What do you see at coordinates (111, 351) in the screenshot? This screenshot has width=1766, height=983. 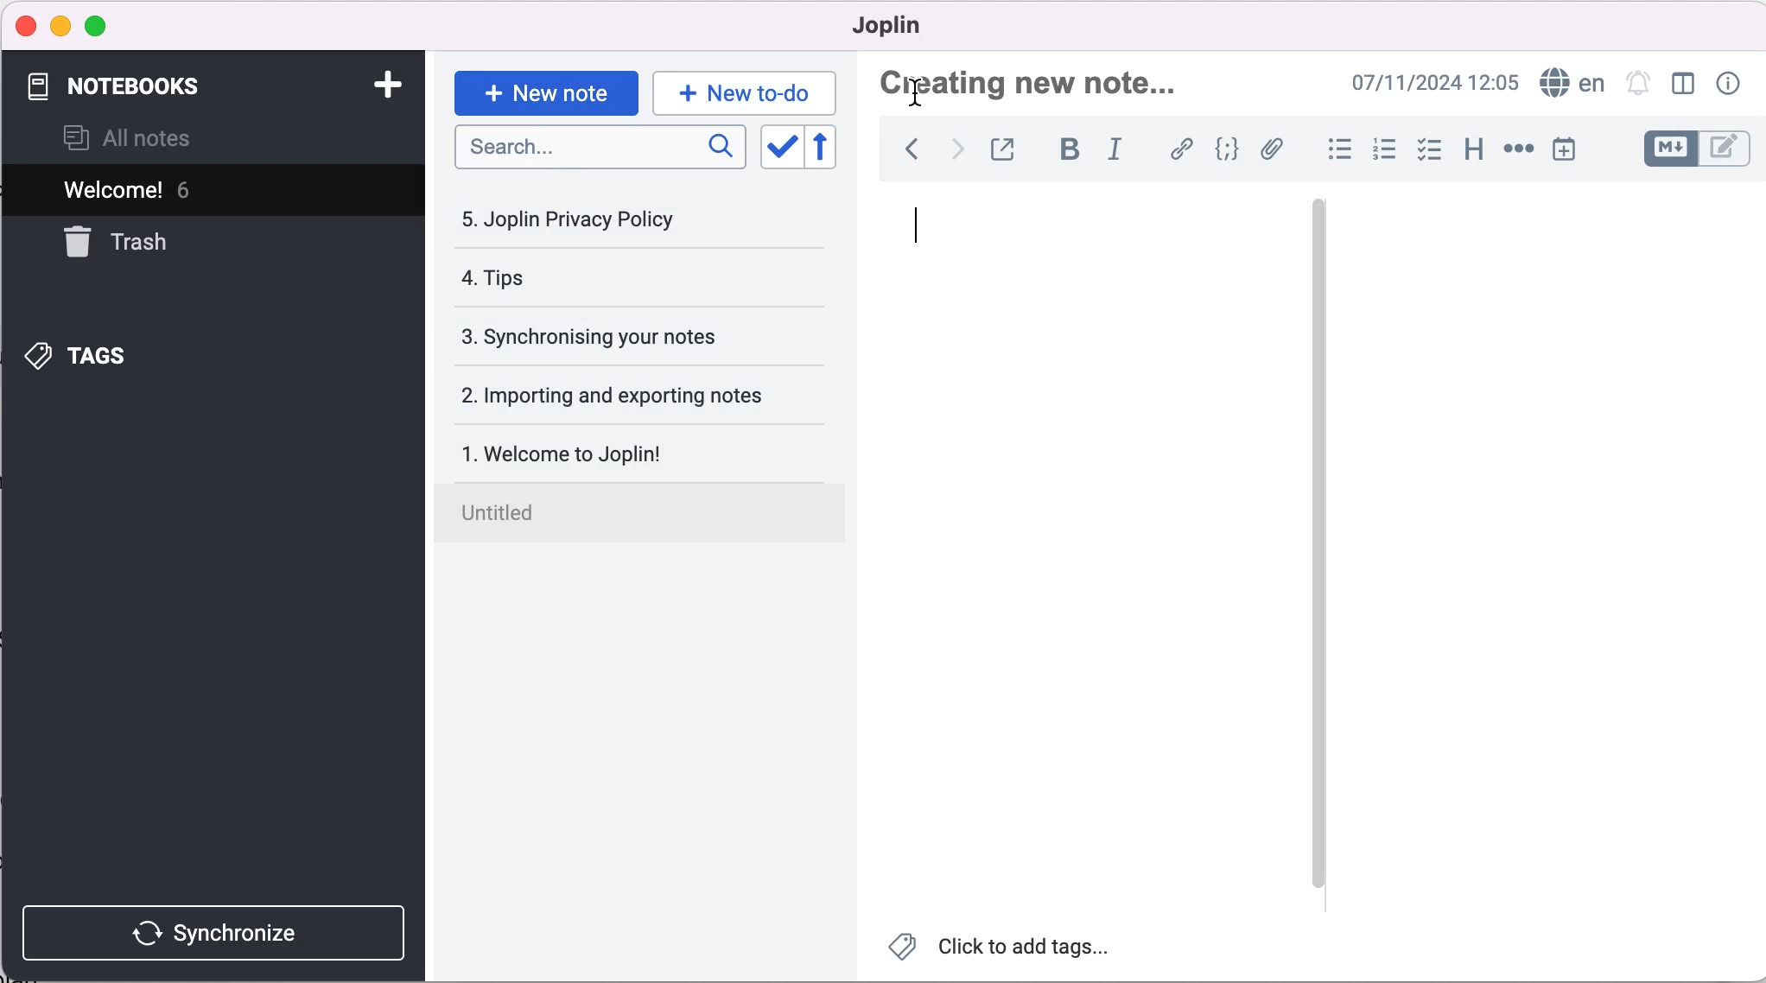 I see `tags` at bounding box center [111, 351].